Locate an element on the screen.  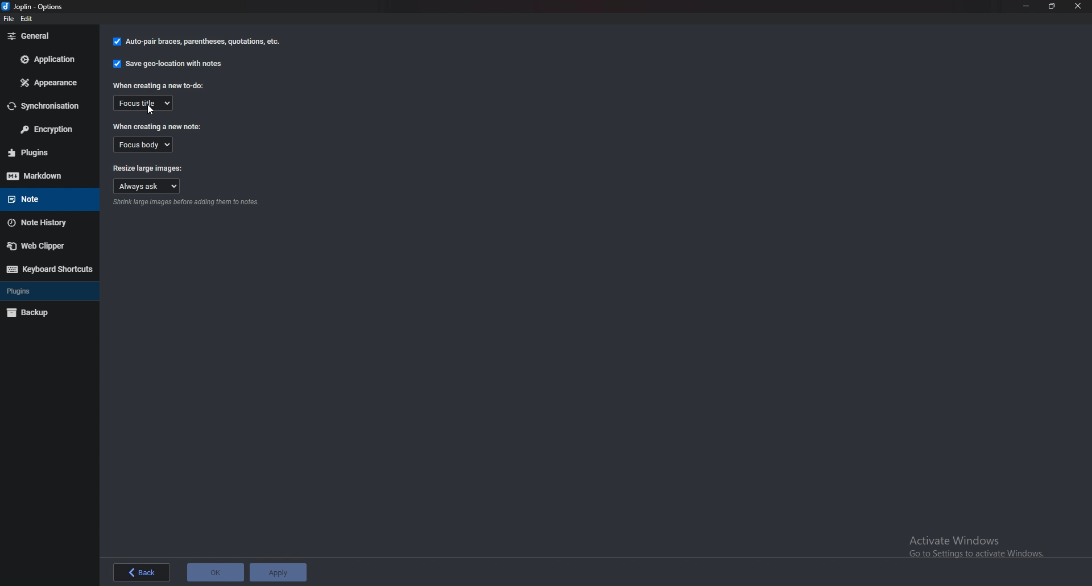
cursor is located at coordinates (153, 112).